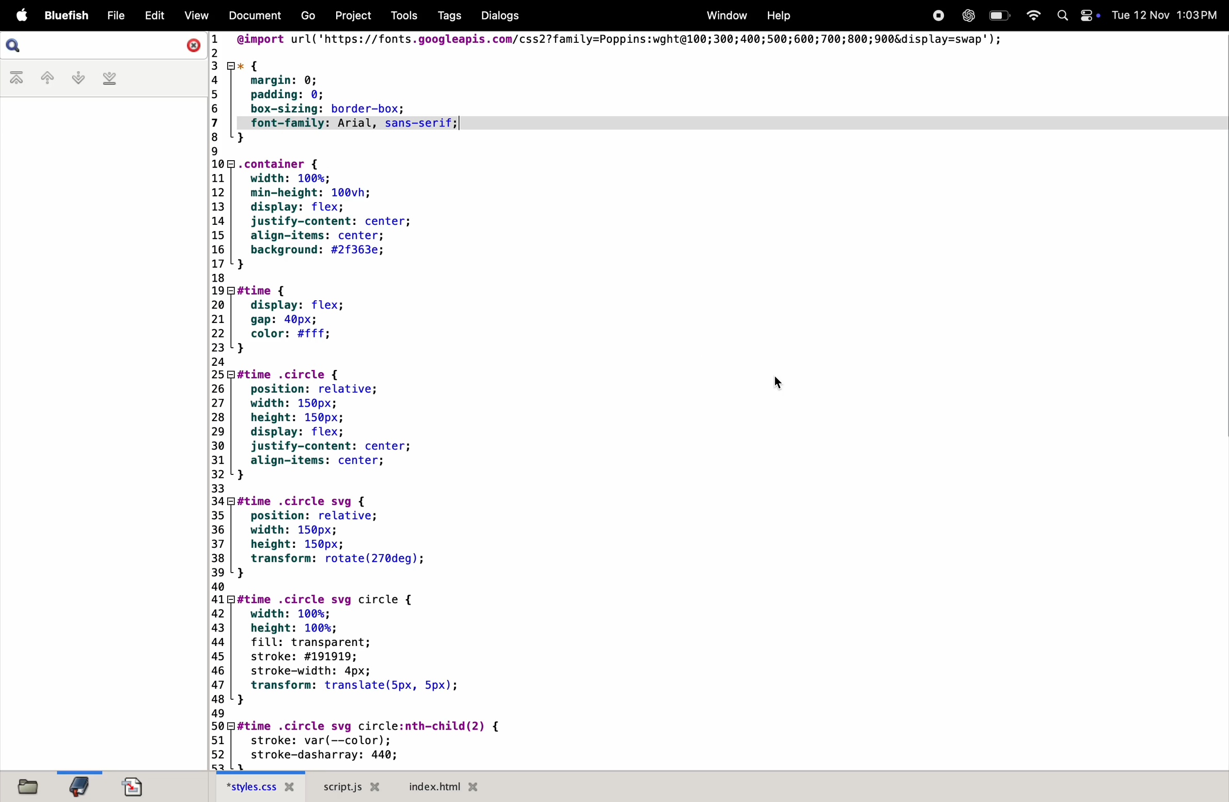  Describe the element at coordinates (264, 786) in the screenshot. I see `style.css` at that location.